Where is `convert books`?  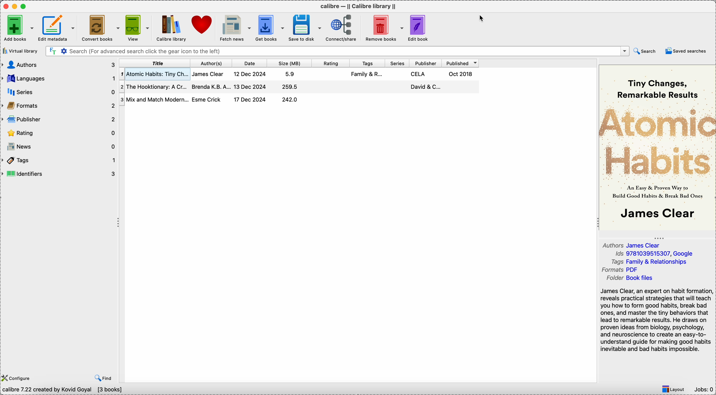
convert books is located at coordinates (100, 29).